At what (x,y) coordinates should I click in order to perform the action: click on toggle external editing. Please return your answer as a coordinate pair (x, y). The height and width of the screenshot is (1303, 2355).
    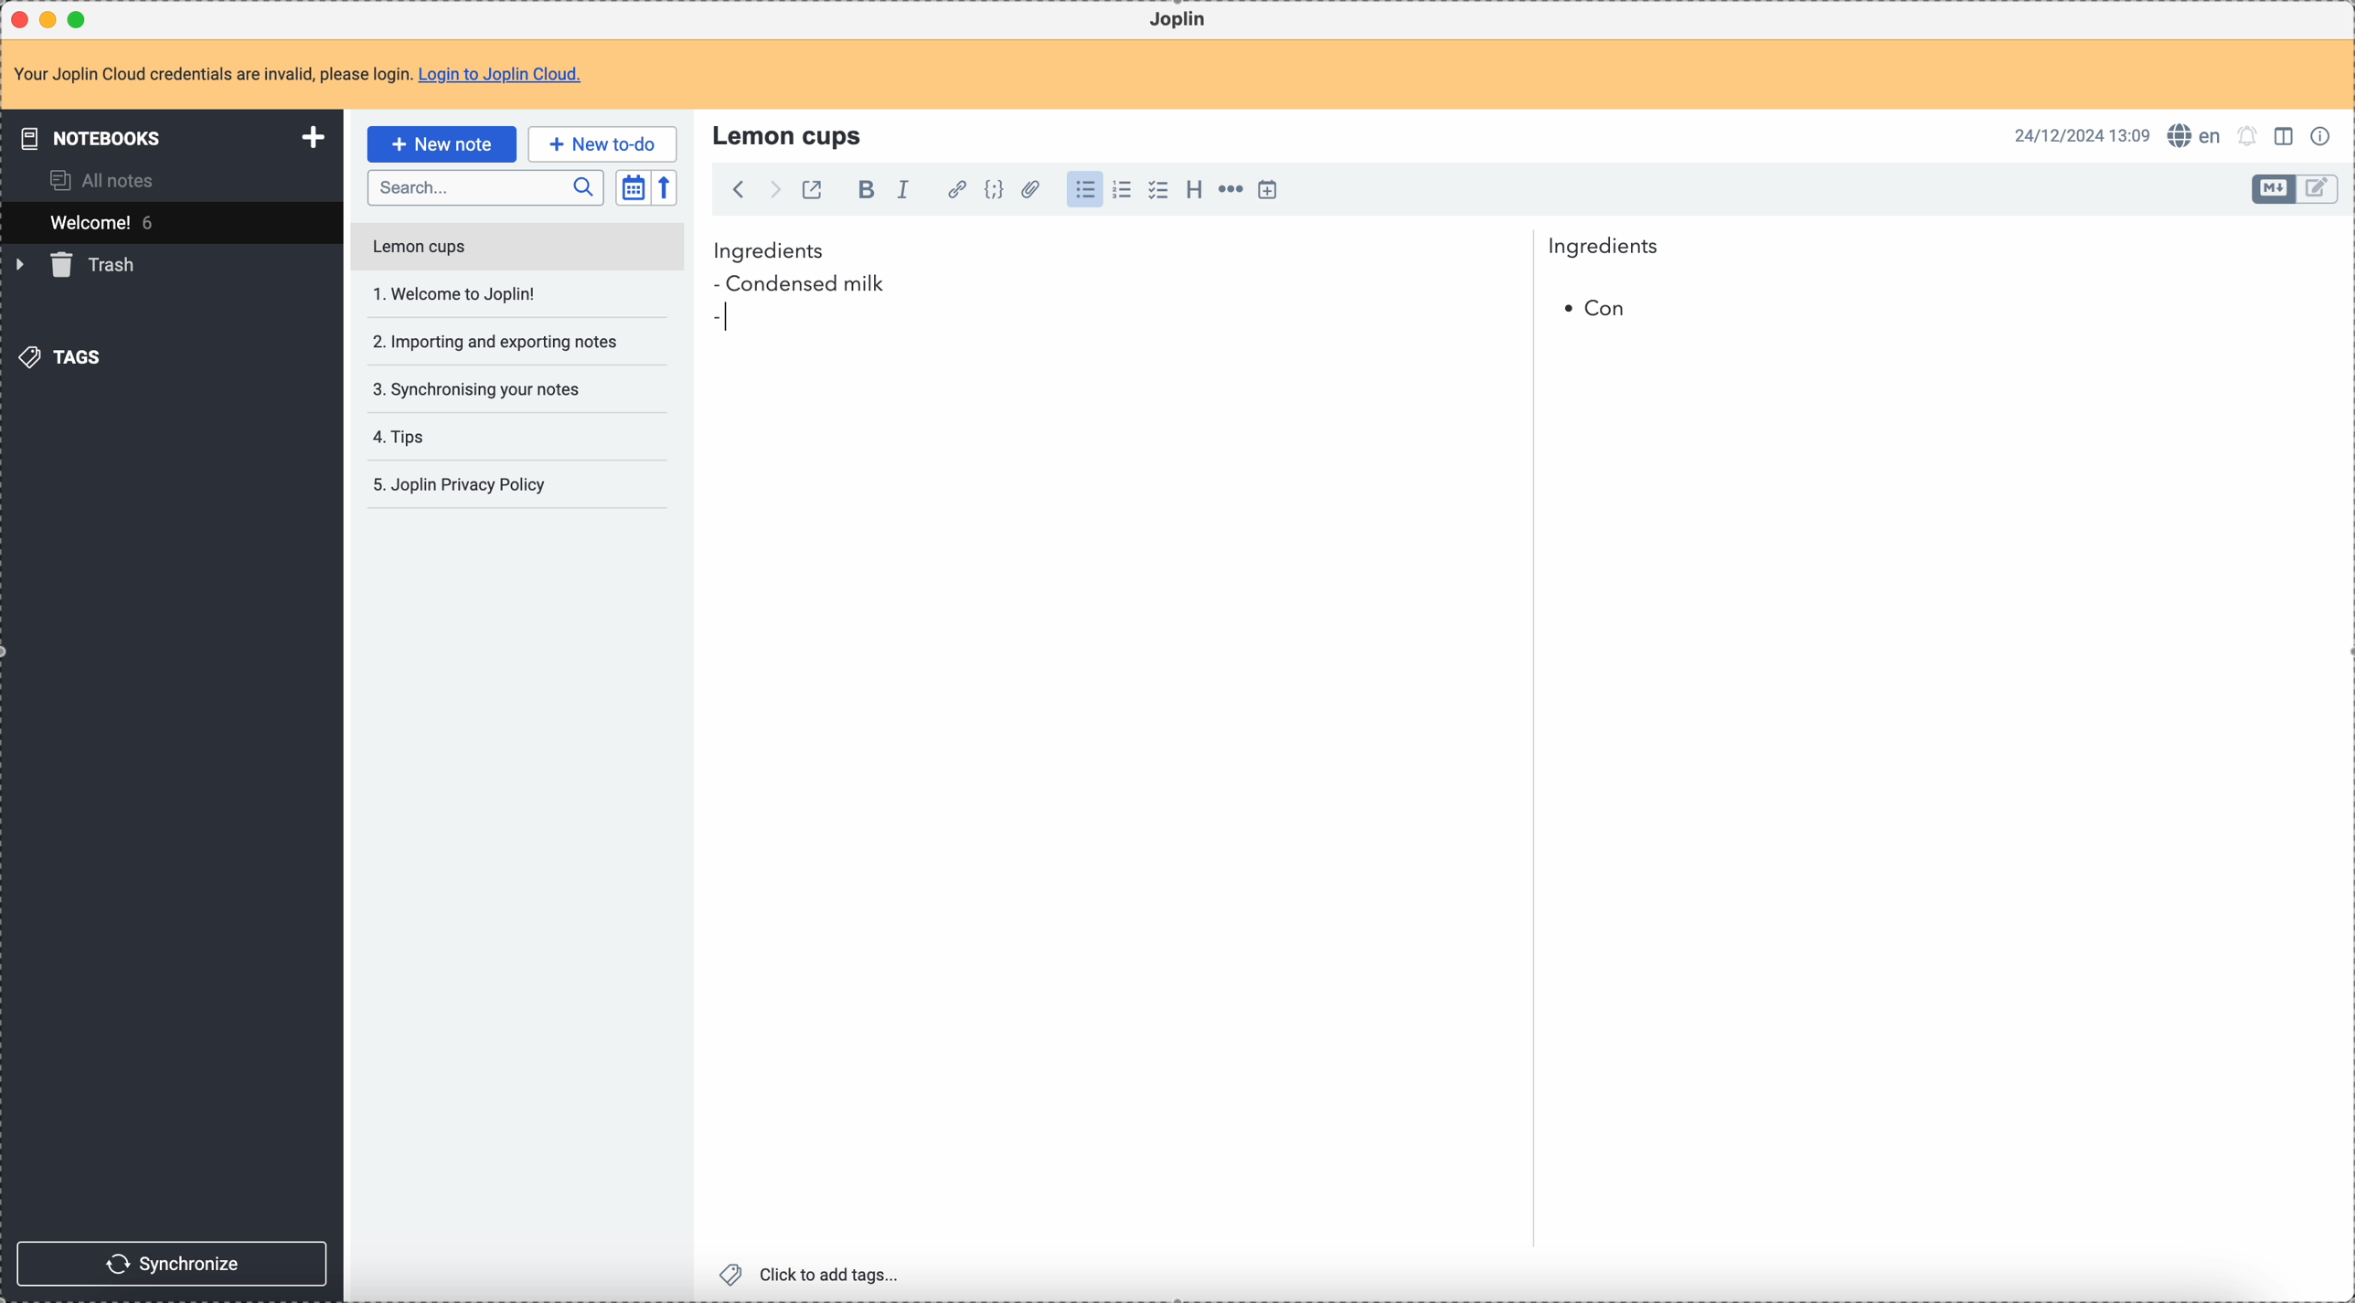
    Looking at the image, I should click on (810, 193).